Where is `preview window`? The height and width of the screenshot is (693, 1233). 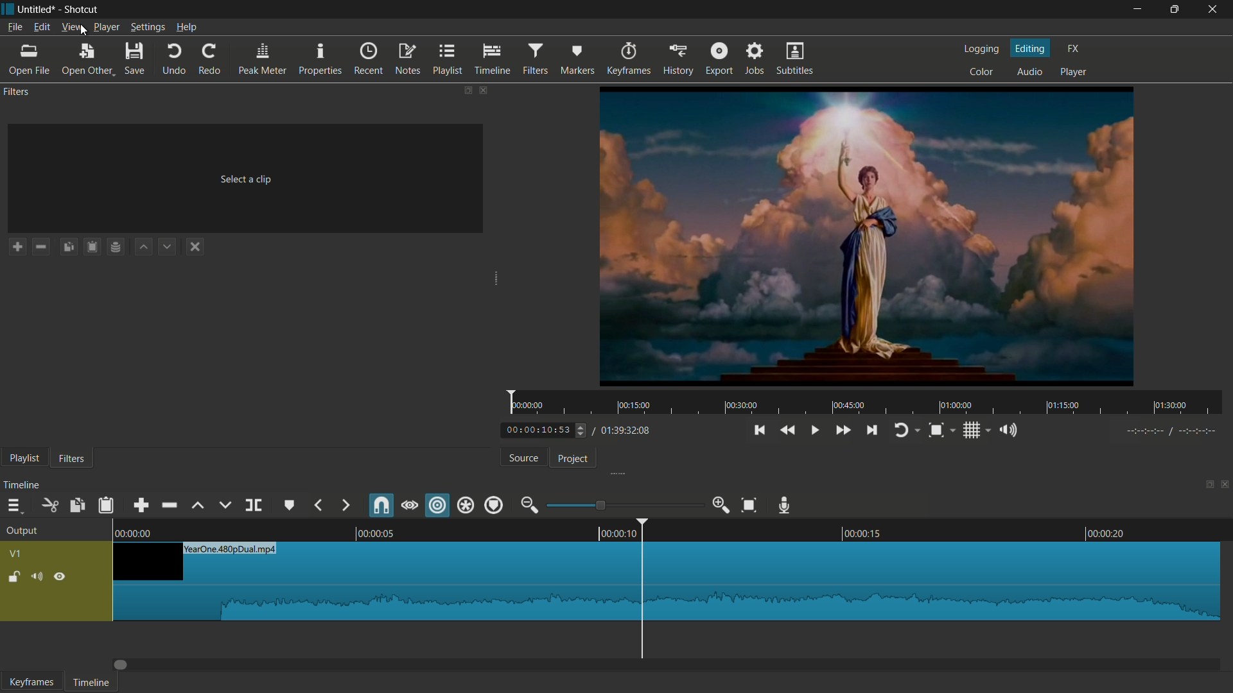
preview window is located at coordinates (866, 235).